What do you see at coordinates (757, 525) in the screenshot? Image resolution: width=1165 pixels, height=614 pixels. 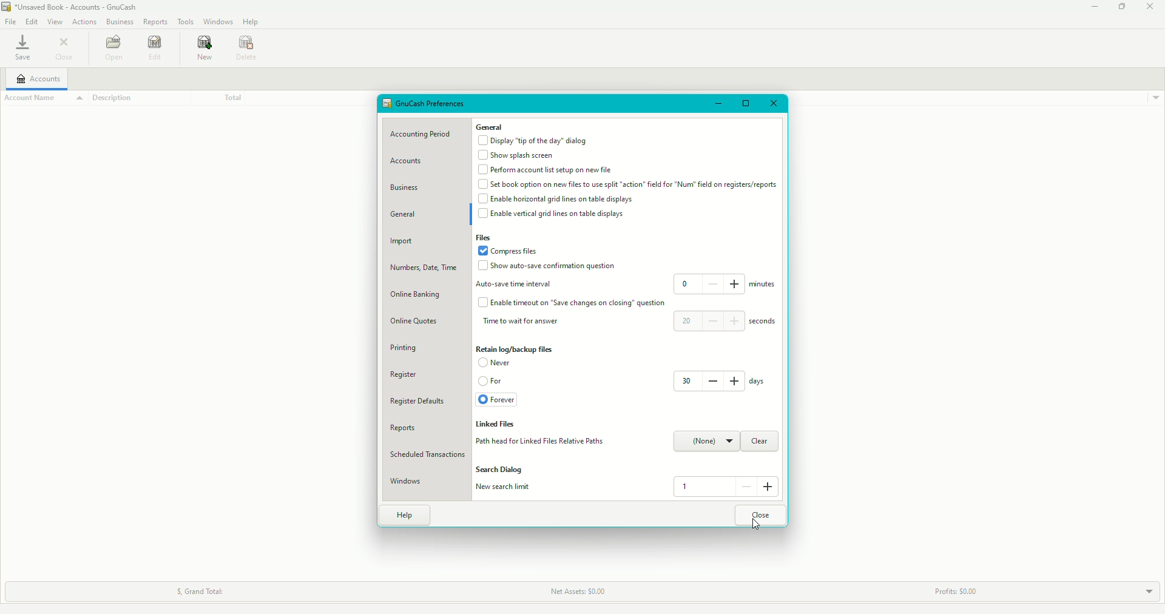 I see `Cursor` at bounding box center [757, 525].